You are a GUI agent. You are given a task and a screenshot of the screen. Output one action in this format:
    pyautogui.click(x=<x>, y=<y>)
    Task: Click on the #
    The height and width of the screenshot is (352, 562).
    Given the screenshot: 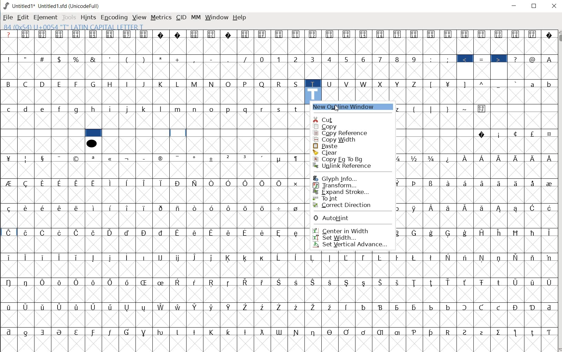 What is the action you would take?
    pyautogui.click(x=43, y=59)
    